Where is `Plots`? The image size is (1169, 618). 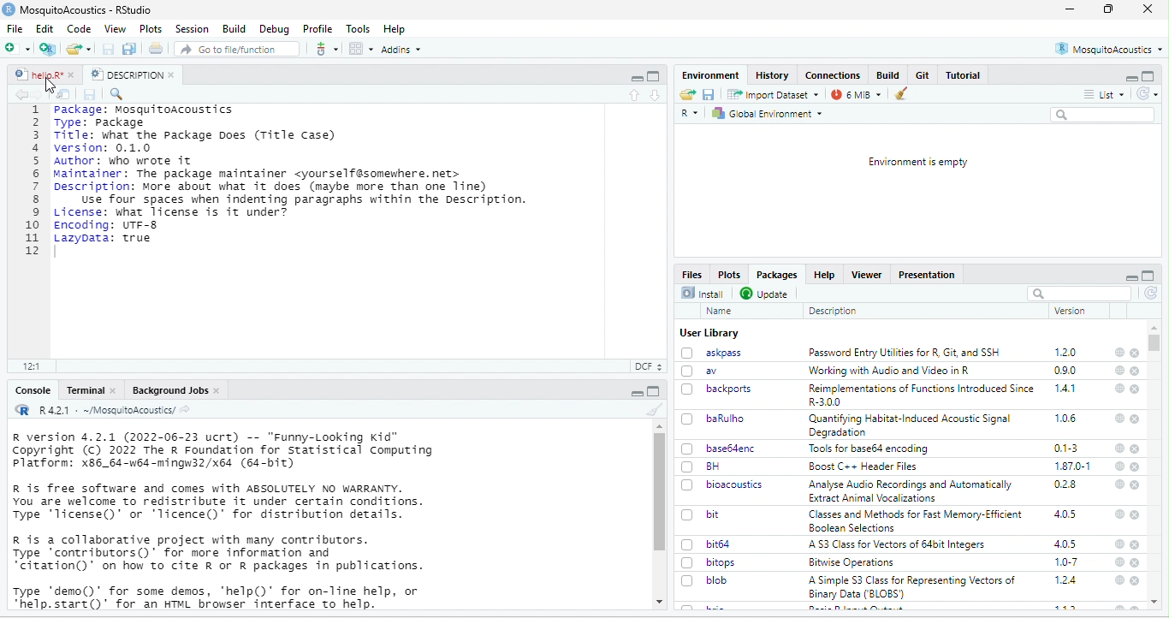 Plots is located at coordinates (151, 28).